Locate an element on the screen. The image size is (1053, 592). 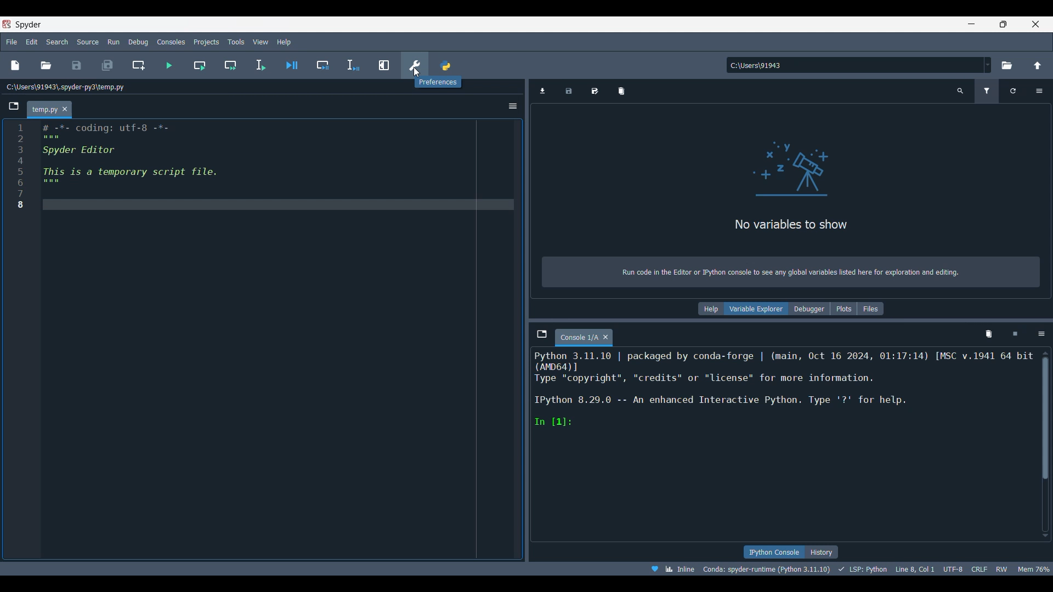
Options is located at coordinates (1039, 91).